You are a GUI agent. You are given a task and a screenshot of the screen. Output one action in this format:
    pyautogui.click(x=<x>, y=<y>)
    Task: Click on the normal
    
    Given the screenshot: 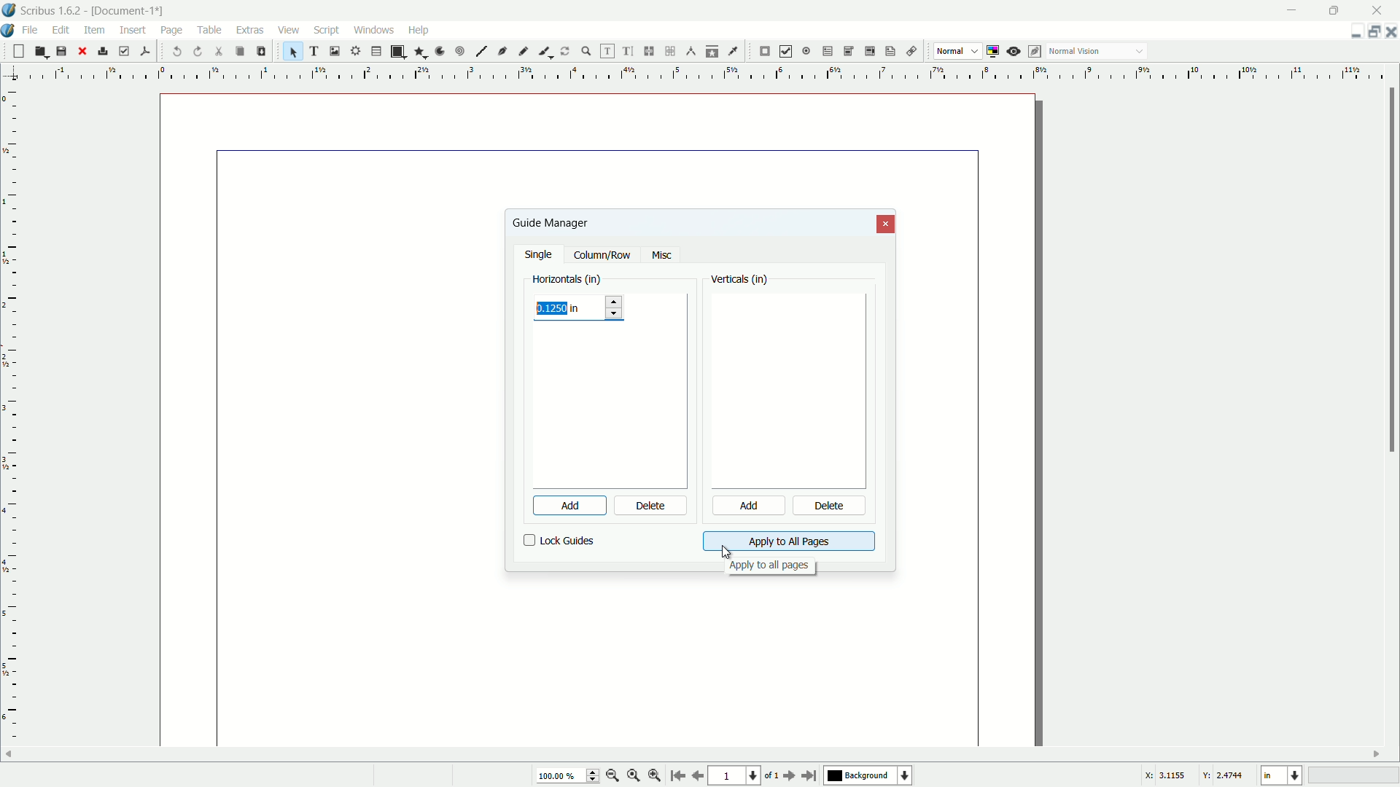 What is the action you would take?
    pyautogui.click(x=949, y=50)
    